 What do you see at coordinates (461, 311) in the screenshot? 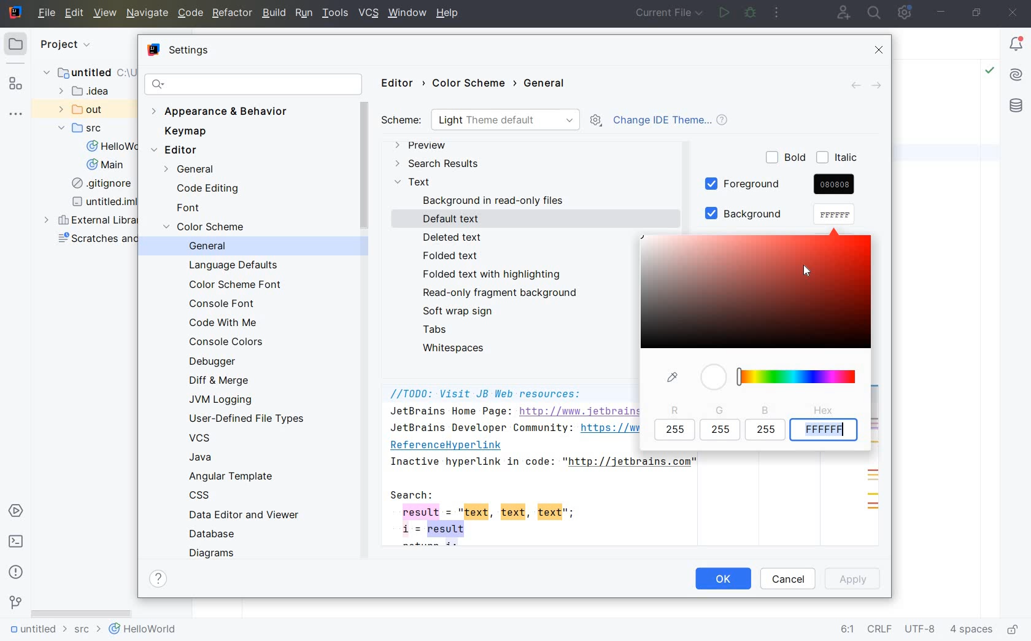
I see `SOFT WRAP SIGN` at bounding box center [461, 311].